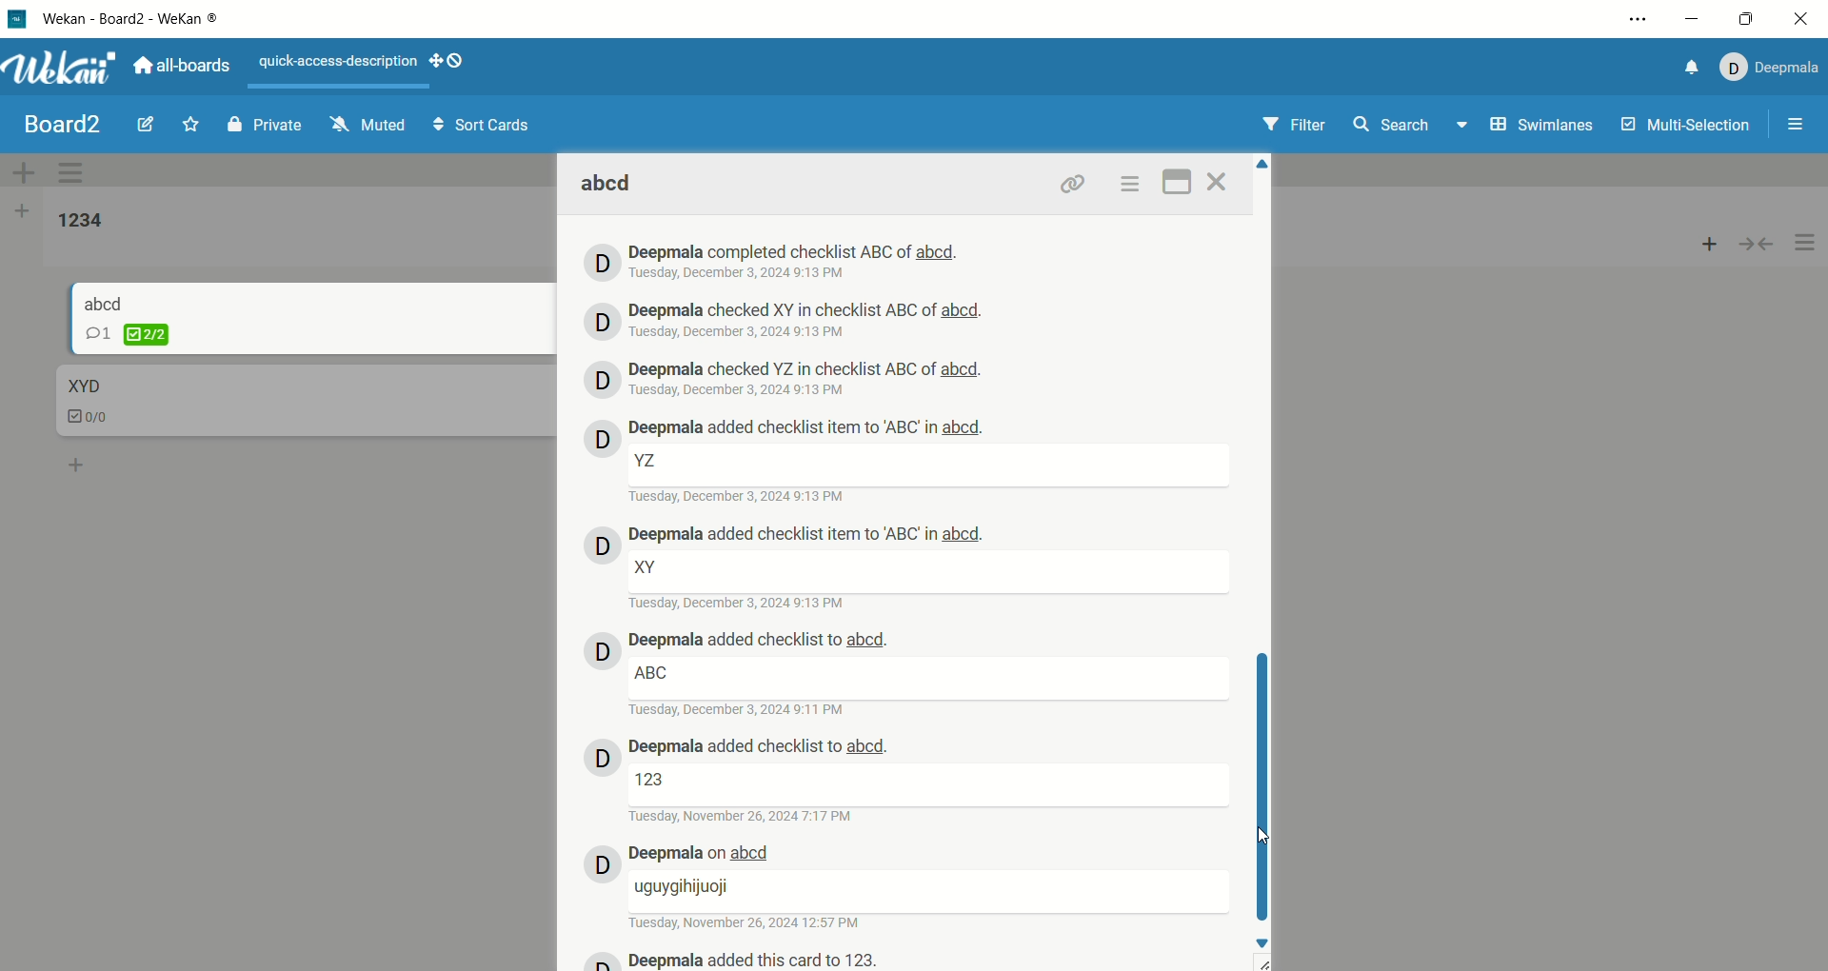  I want to click on maximize, so click(1179, 180).